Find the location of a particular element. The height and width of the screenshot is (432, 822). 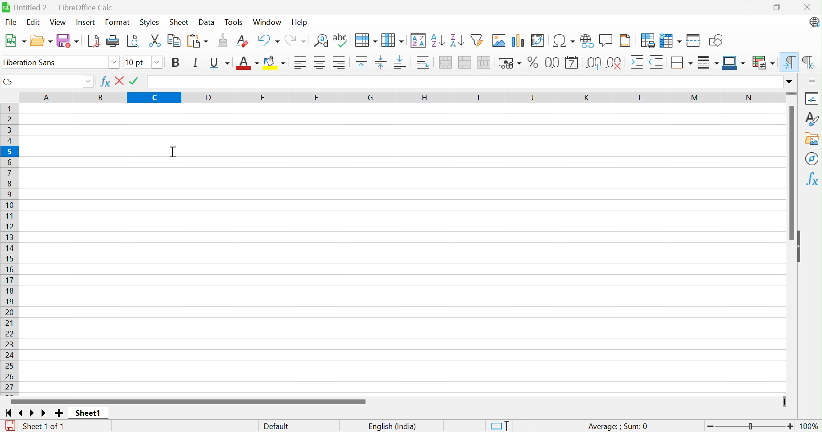

Average: ; Sum:0 is located at coordinates (618, 426).